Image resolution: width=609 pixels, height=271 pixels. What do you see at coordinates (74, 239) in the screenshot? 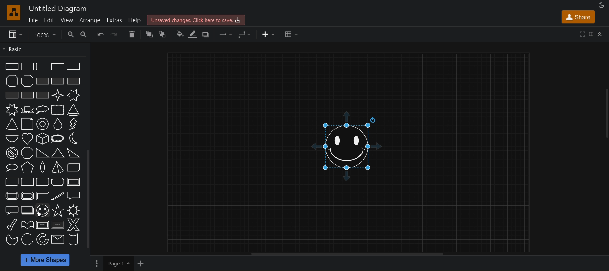
I see `cylinder stack` at bounding box center [74, 239].